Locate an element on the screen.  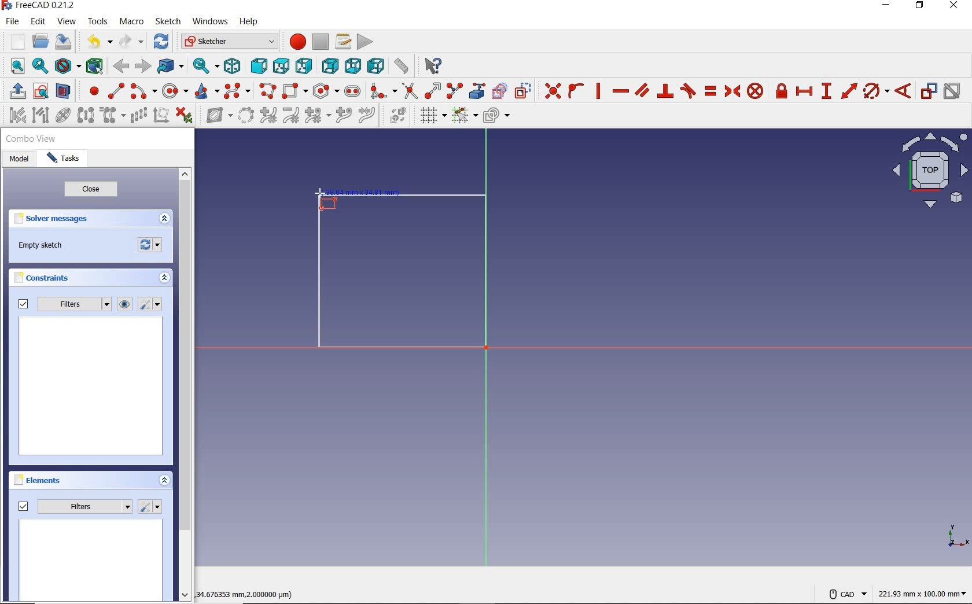
convert geometry to b-spline is located at coordinates (245, 115).